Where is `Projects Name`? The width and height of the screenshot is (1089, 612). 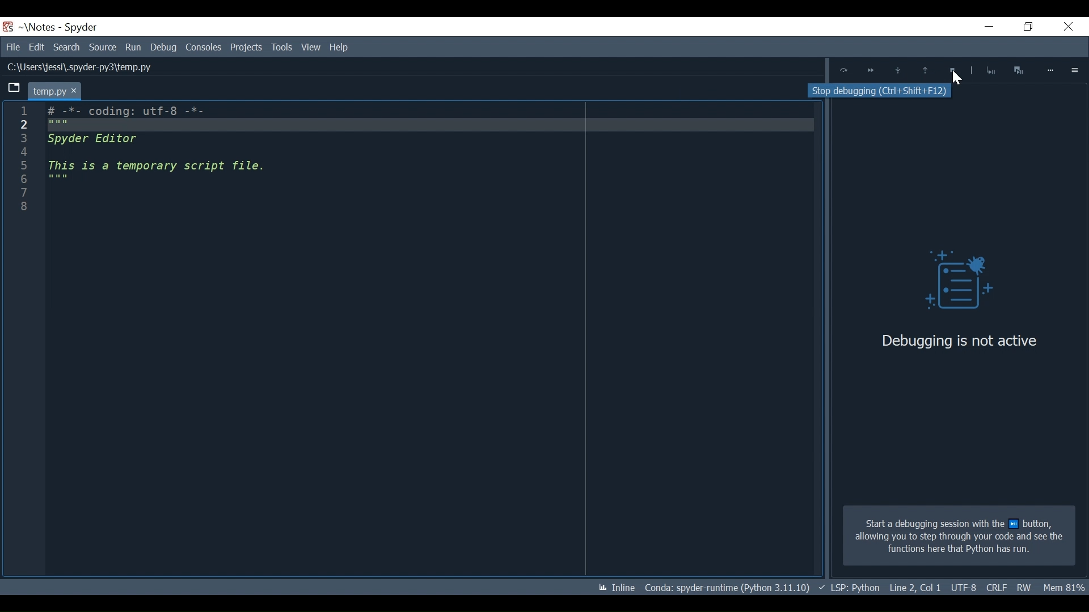 Projects Name is located at coordinates (41, 27).